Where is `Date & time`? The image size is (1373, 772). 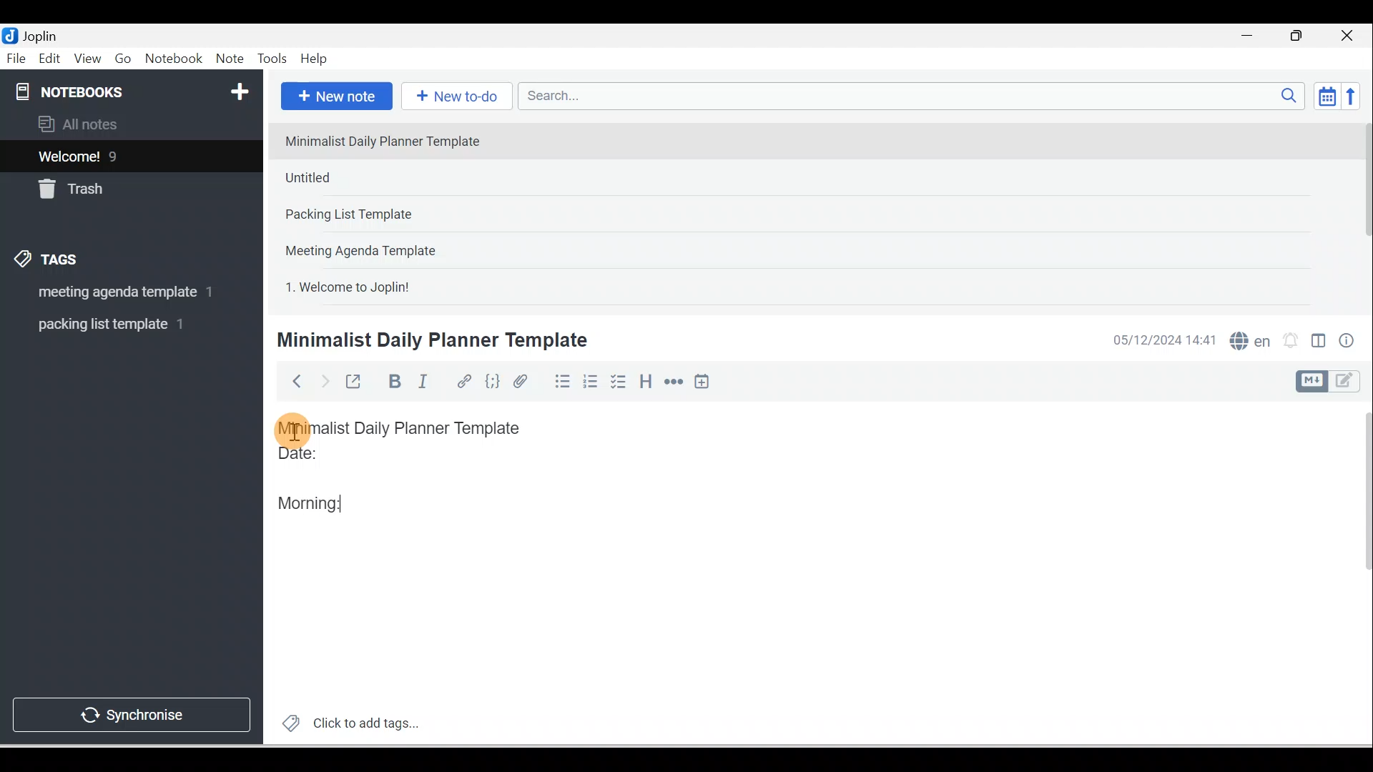 Date & time is located at coordinates (1162, 340).